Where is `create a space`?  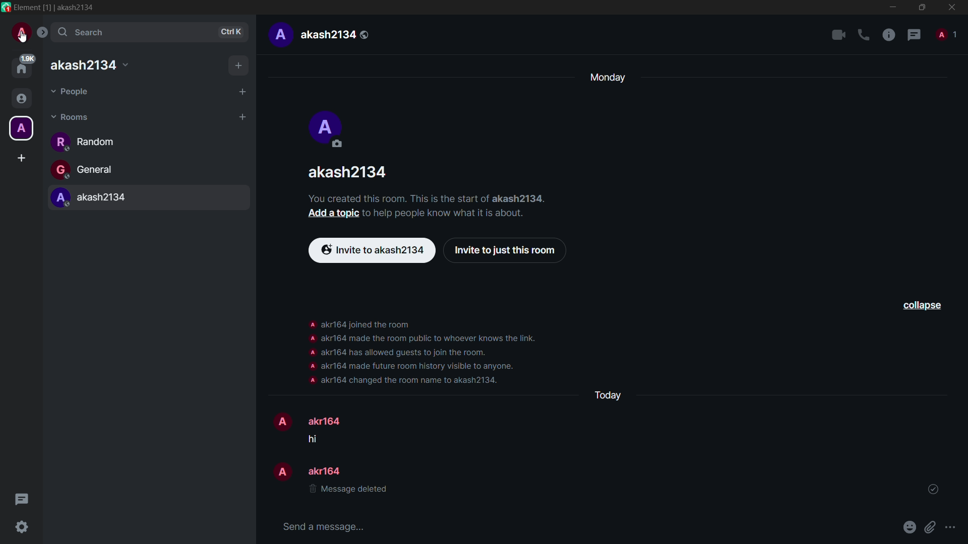
create a space is located at coordinates (22, 158).